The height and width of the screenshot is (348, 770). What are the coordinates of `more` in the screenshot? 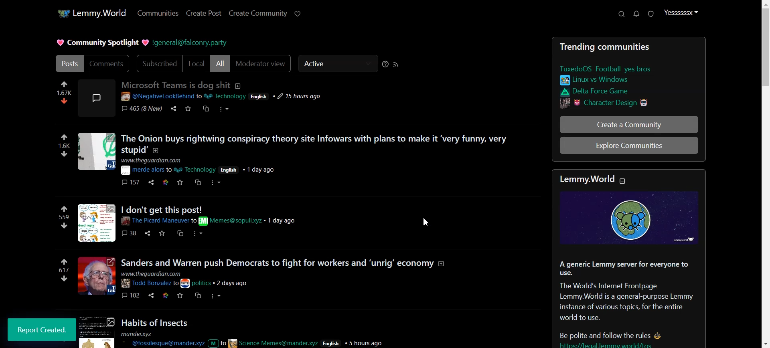 It's located at (217, 296).